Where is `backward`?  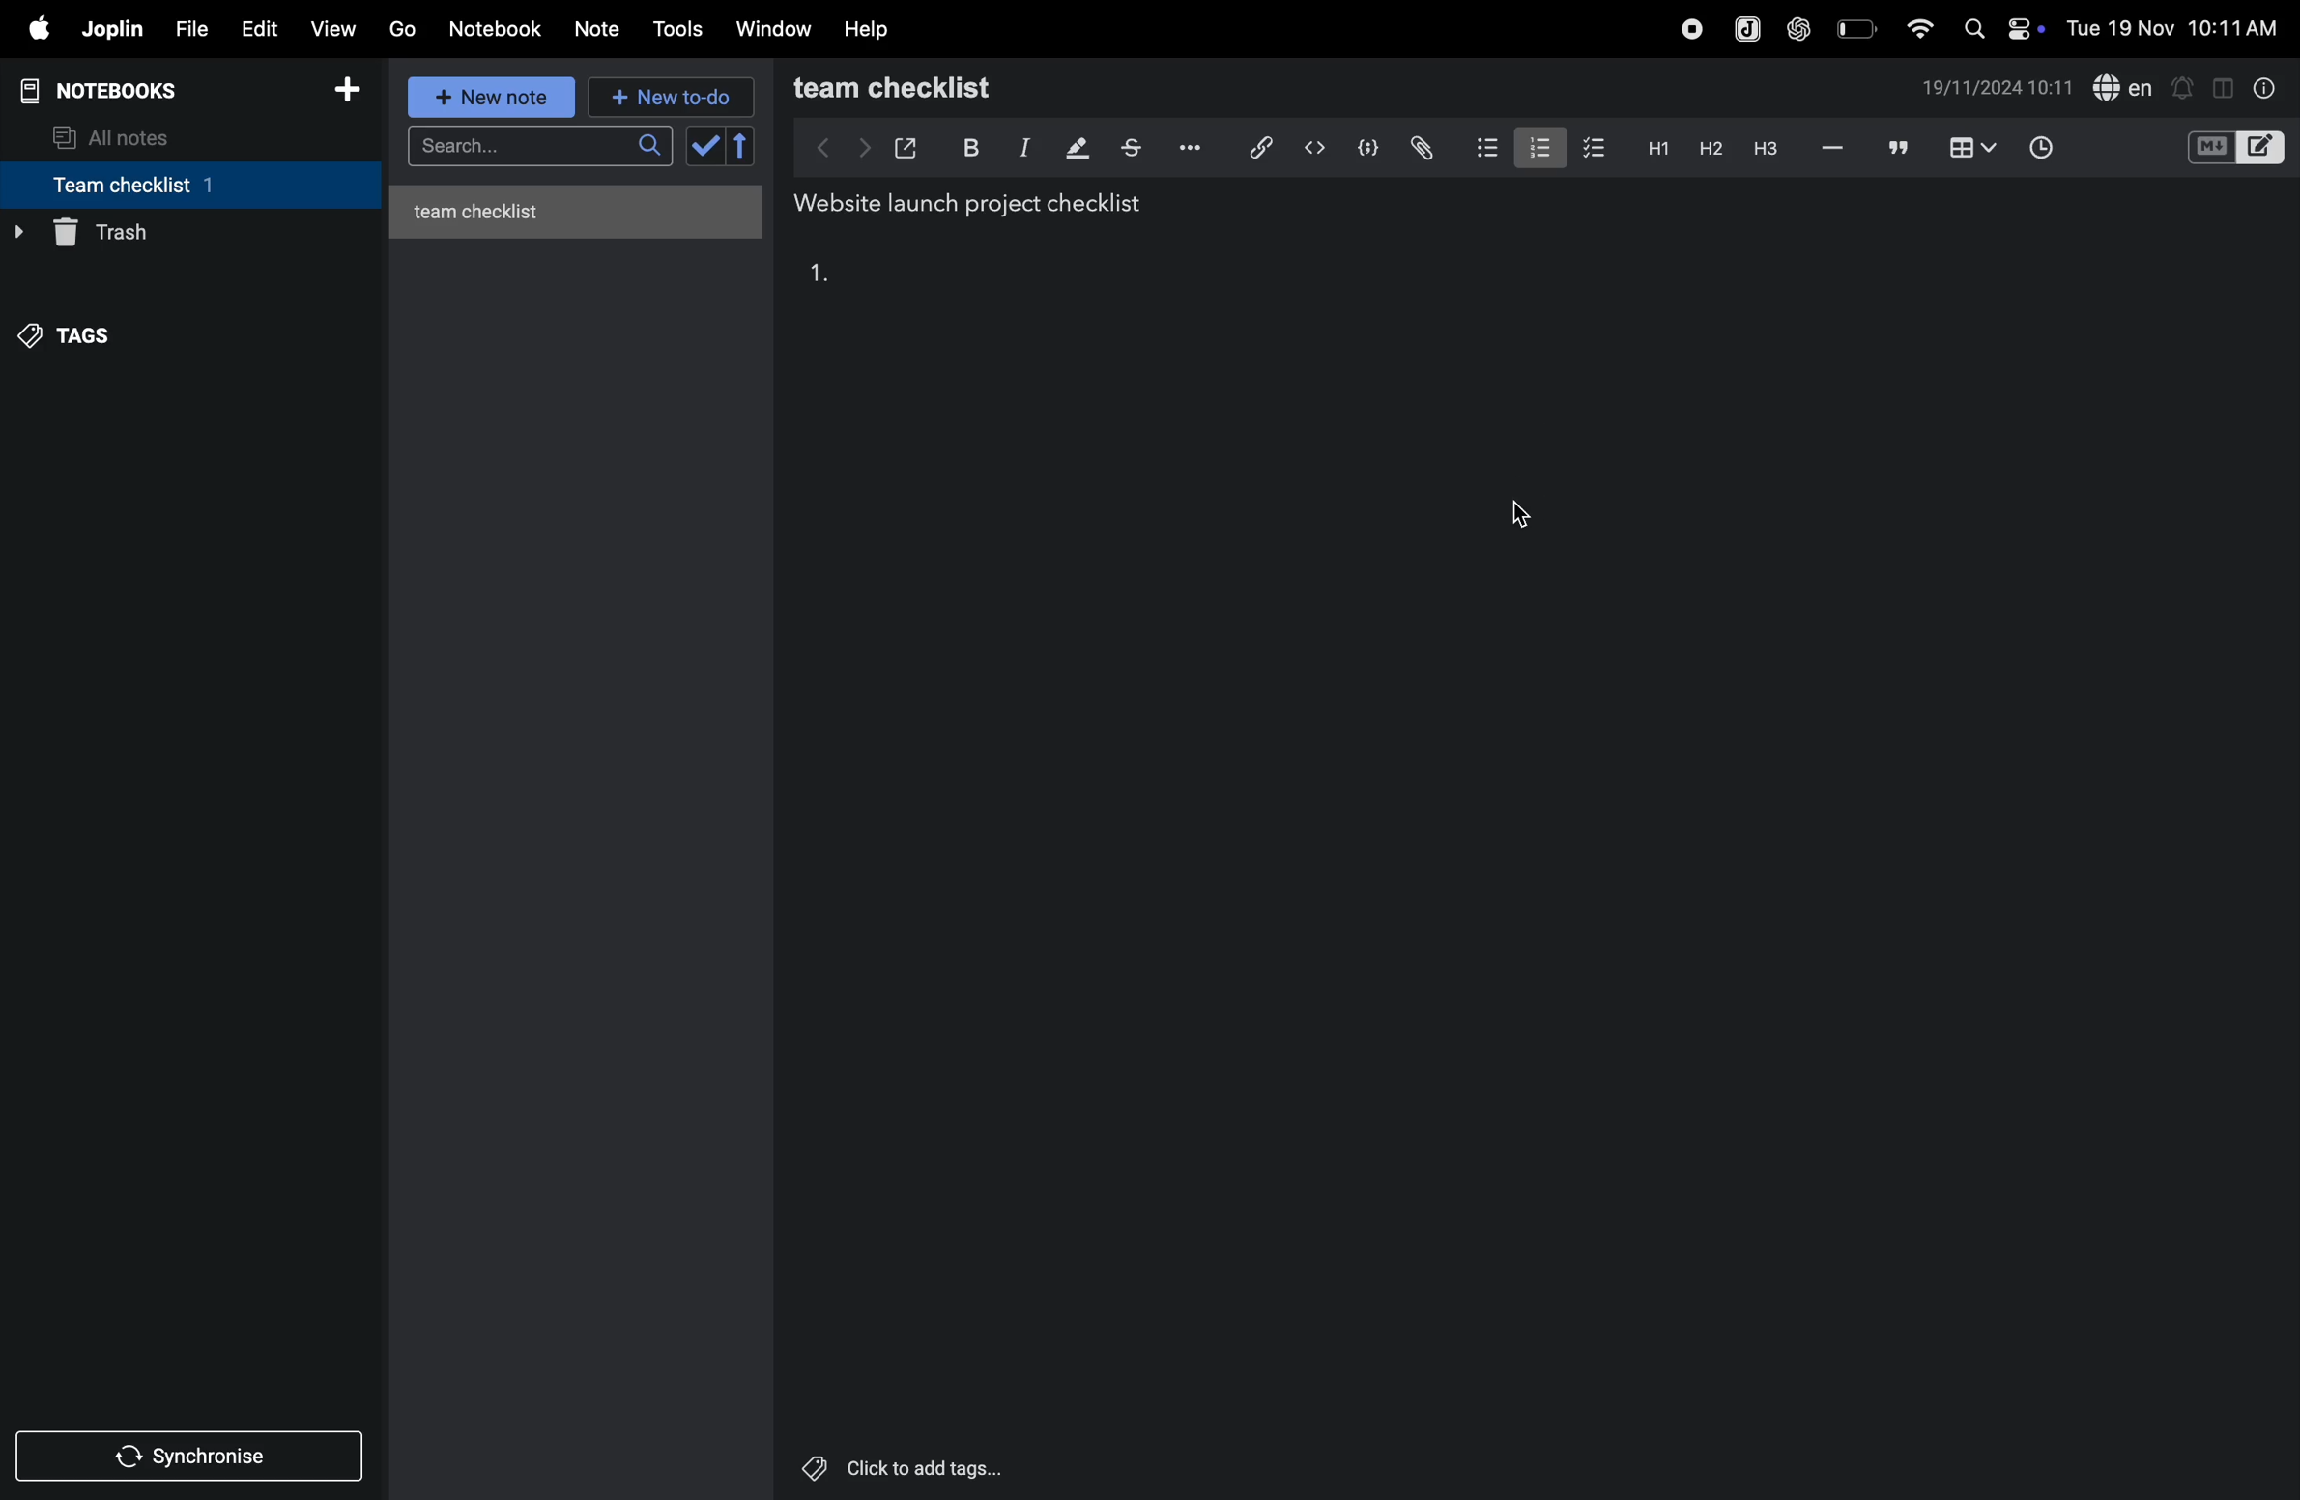
backward is located at coordinates (813, 147).